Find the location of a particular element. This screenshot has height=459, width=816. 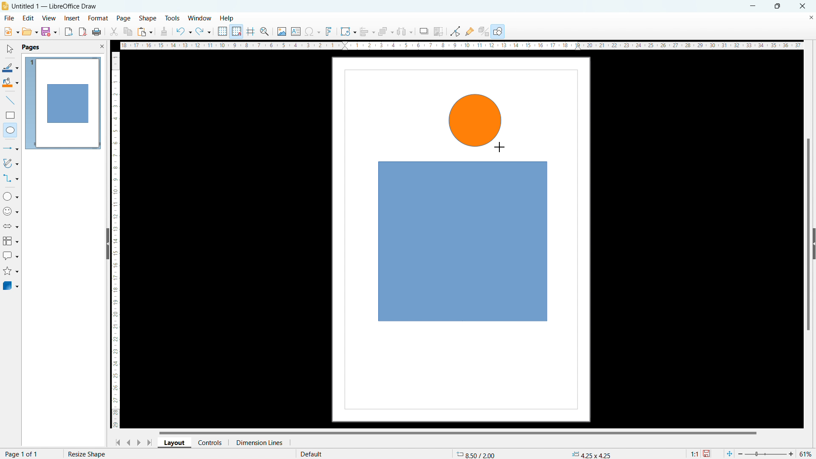

cut is located at coordinates (114, 31).